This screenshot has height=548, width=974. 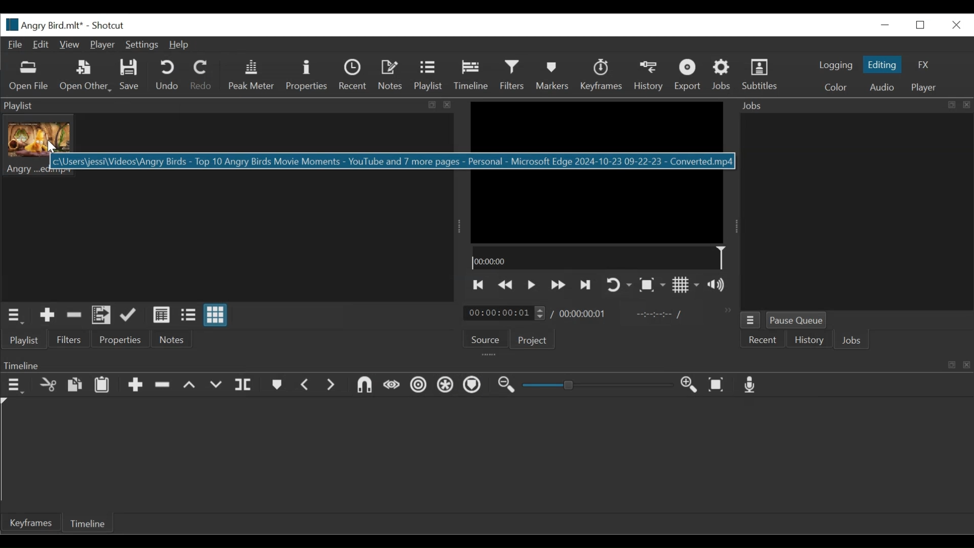 What do you see at coordinates (111, 26) in the screenshot?
I see `Shotcut` at bounding box center [111, 26].